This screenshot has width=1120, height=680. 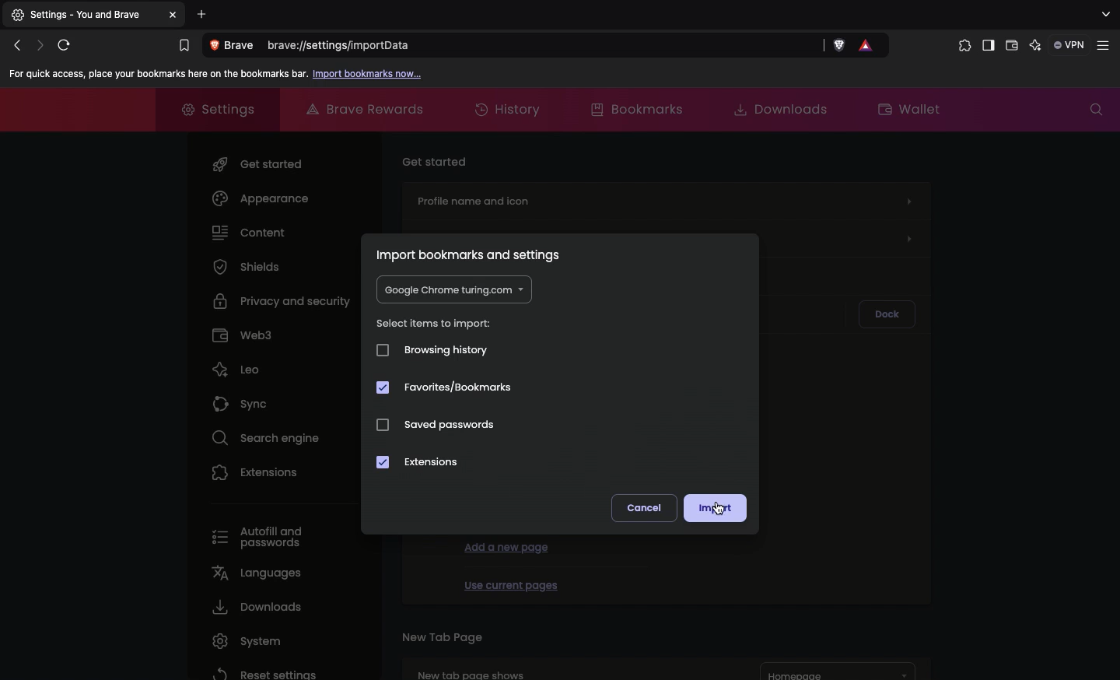 What do you see at coordinates (507, 546) in the screenshot?
I see `Add a new page` at bounding box center [507, 546].